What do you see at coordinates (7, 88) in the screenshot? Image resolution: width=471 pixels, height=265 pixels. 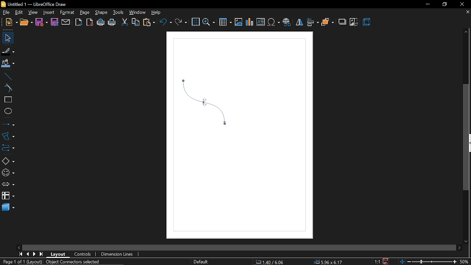 I see `curve` at bounding box center [7, 88].